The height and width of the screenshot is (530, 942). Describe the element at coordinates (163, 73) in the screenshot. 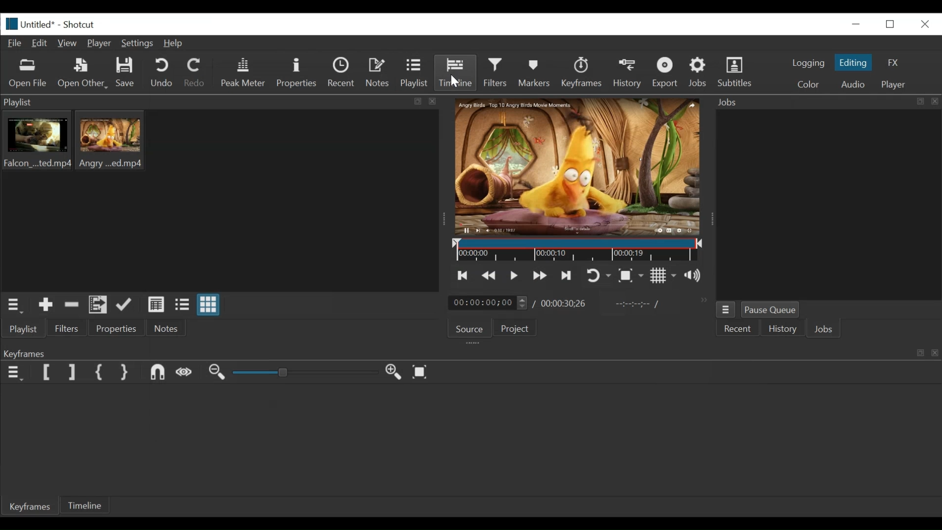

I see `Undo` at that location.